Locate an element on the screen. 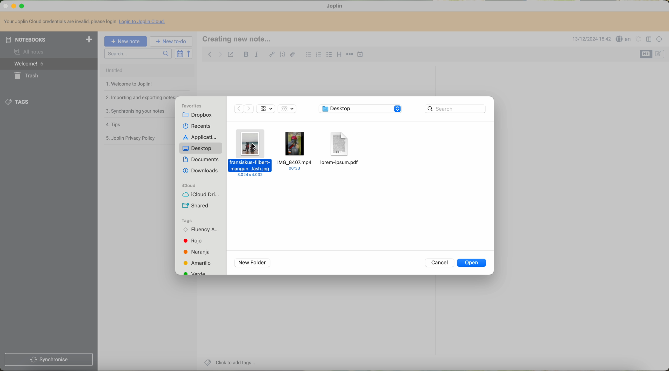  yellow tag is located at coordinates (199, 263).